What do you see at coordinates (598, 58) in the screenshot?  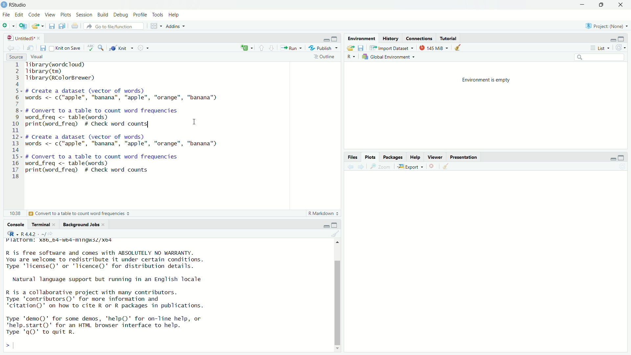 I see `Search` at bounding box center [598, 58].